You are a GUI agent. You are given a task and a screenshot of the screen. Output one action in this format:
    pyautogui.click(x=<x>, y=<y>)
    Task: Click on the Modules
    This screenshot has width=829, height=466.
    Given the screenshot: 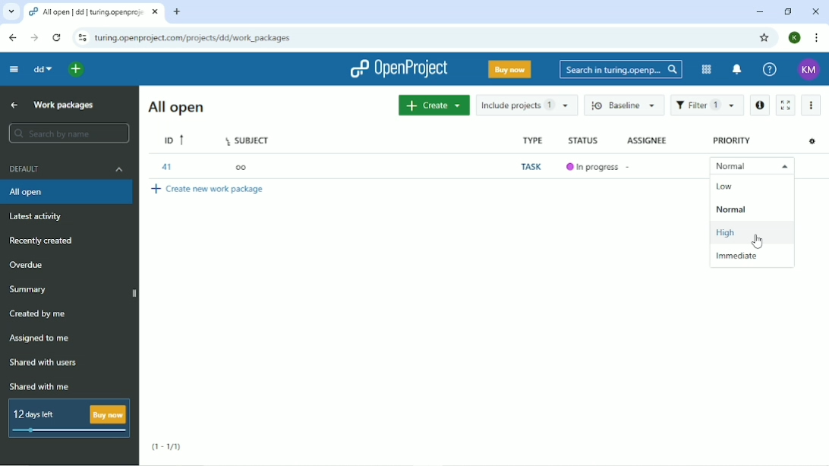 What is the action you would take?
    pyautogui.click(x=705, y=70)
    